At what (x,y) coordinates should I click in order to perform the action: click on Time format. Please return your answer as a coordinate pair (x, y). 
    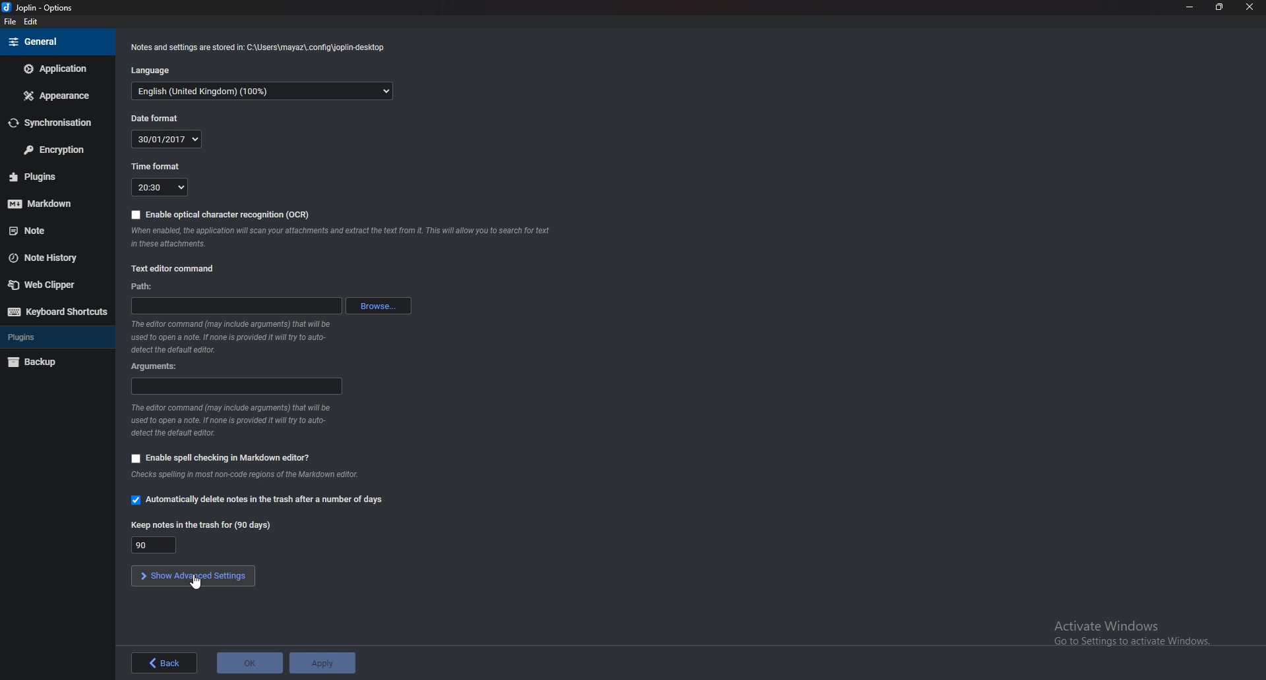
    Looking at the image, I should click on (160, 167).